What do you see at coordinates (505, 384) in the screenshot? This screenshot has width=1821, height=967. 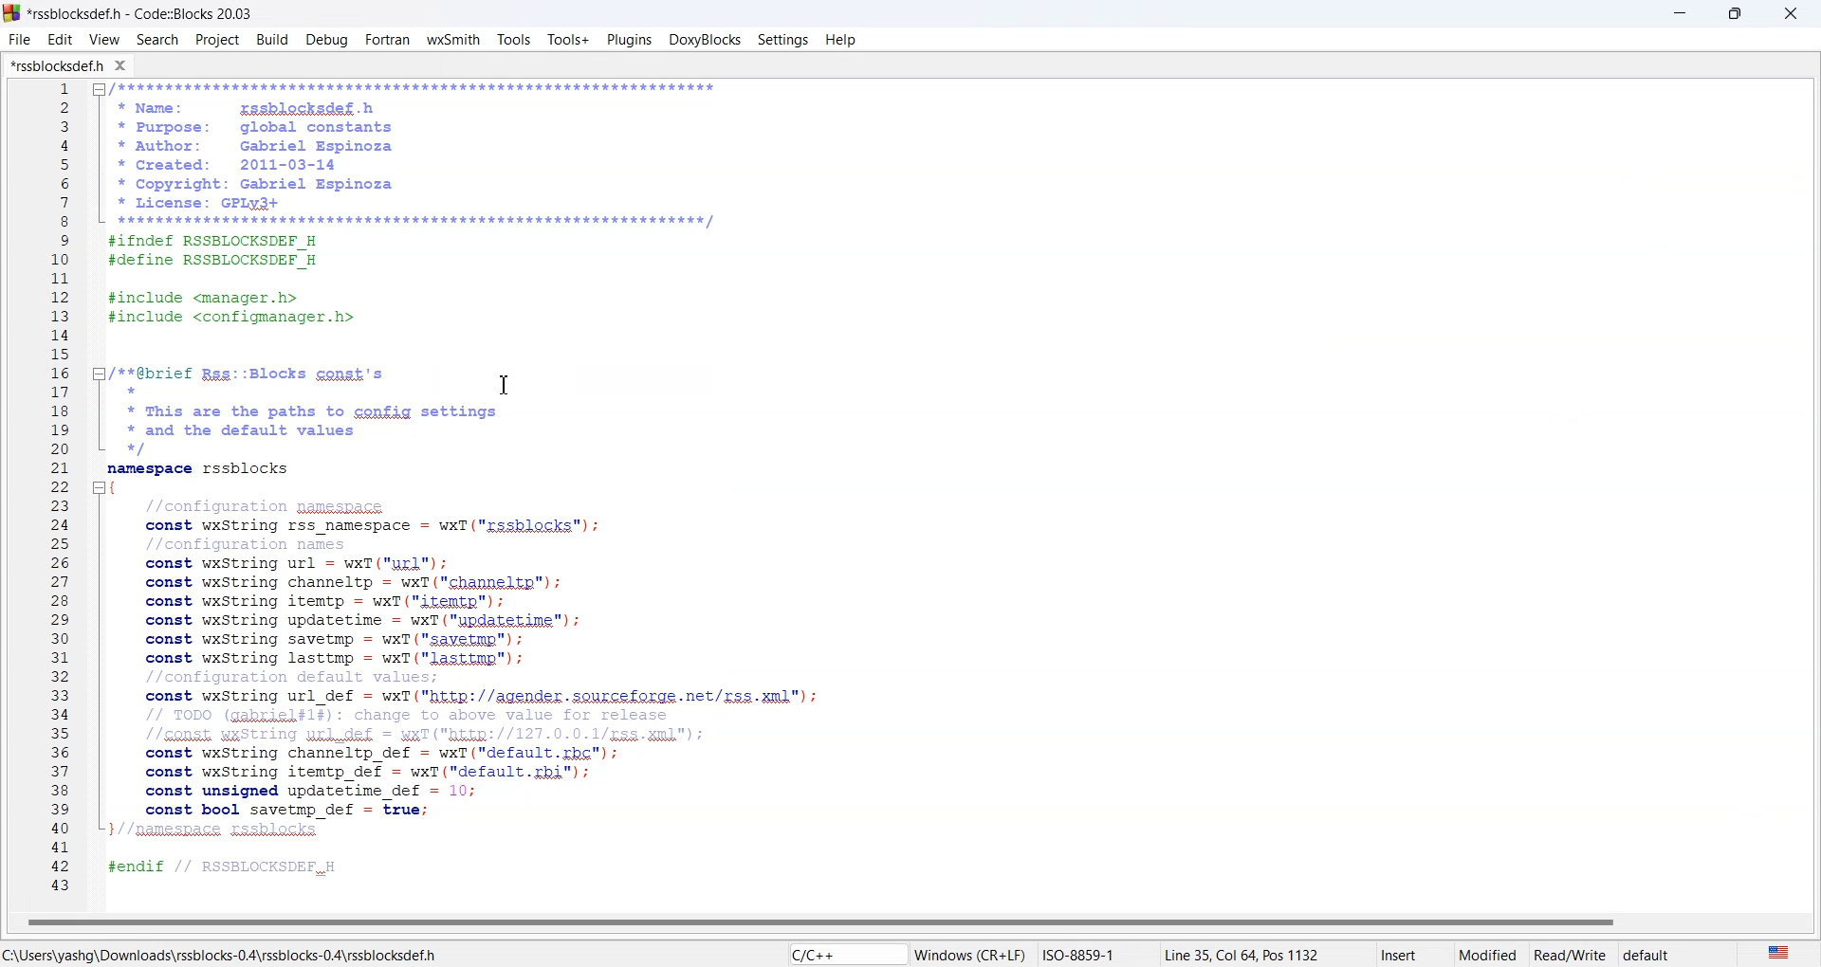 I see `Text Cursor` at bounding box center [505, 384].